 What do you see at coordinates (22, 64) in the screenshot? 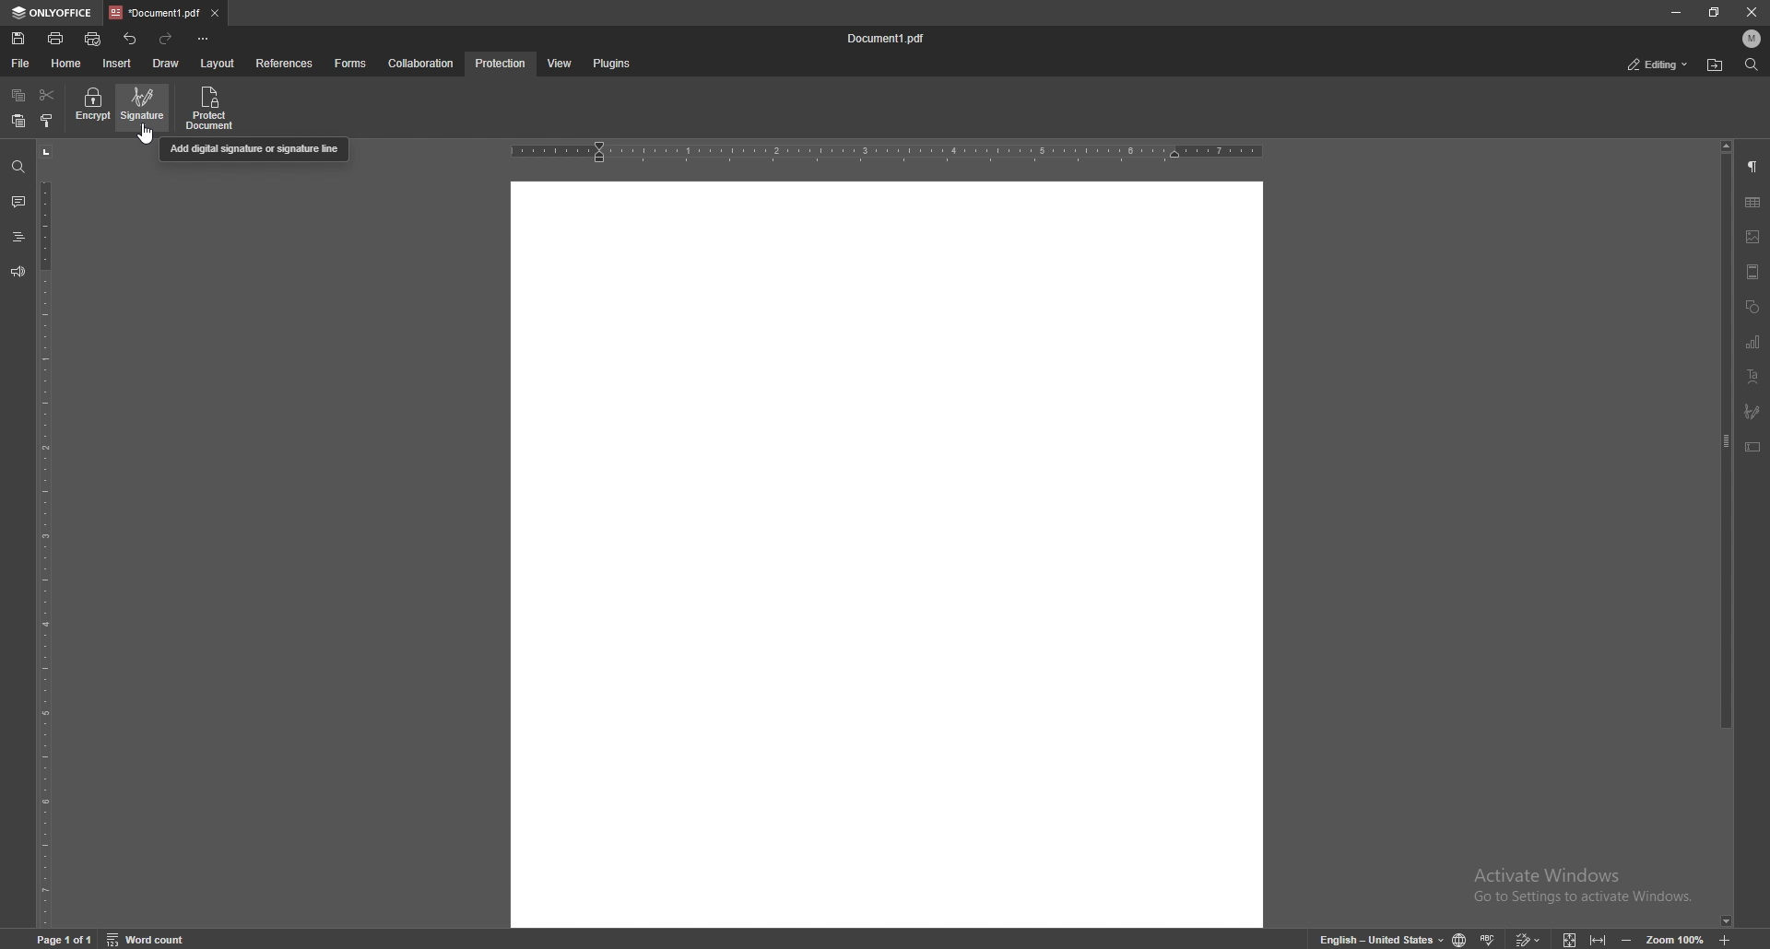
I see `file` at bounding box center [22, 64].